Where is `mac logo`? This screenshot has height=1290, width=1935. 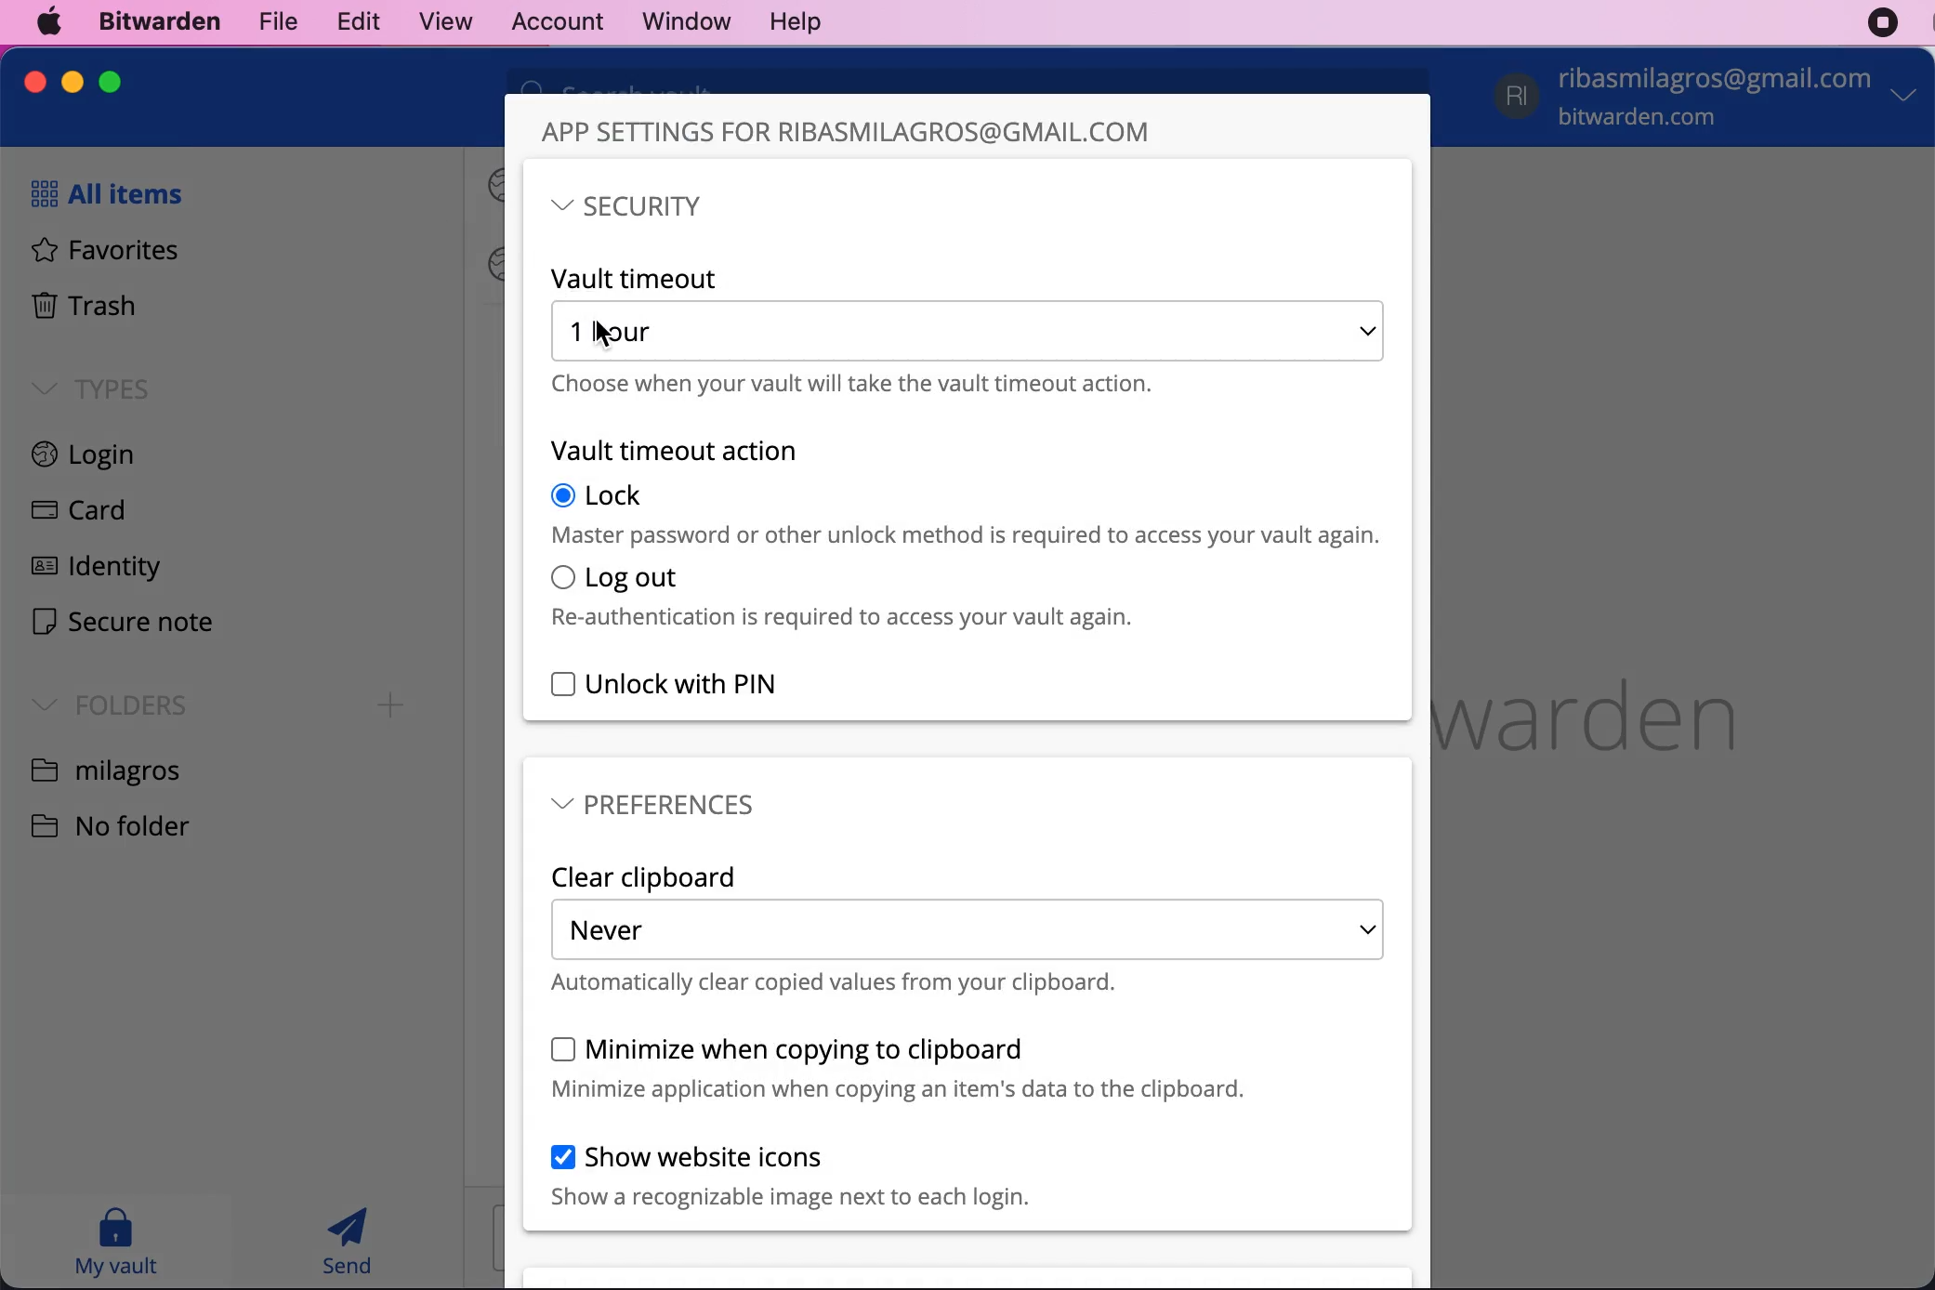
mac logo is located at coordinates (51, 21).